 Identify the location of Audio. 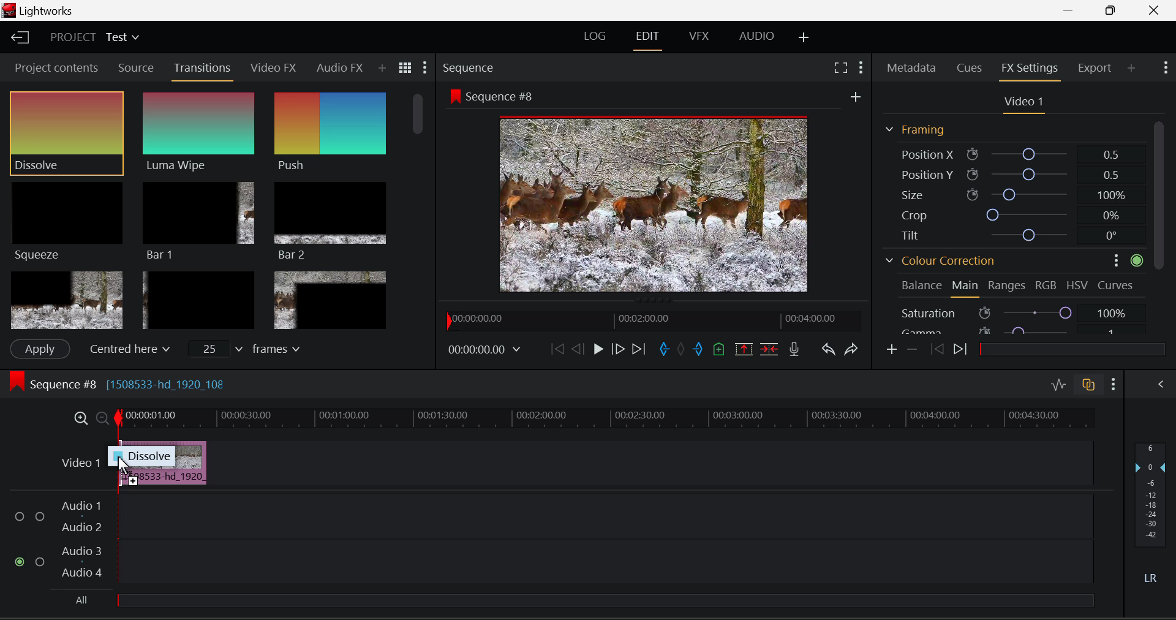
(325, 67).